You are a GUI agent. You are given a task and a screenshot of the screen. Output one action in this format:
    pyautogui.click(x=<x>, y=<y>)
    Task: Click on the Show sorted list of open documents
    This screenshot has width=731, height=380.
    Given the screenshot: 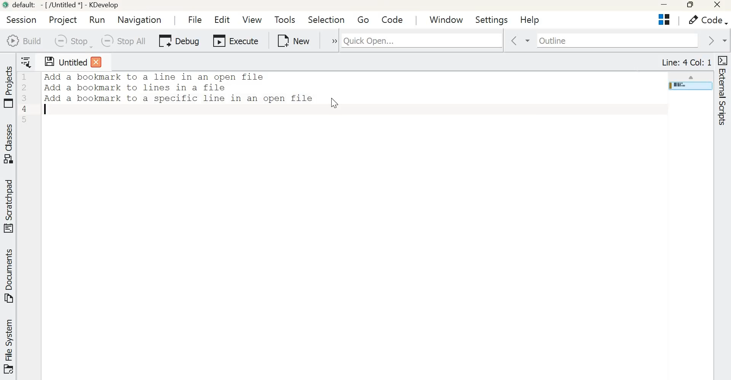 What is the action you would take?
    pyautogui.click(x=28, y=61)
    